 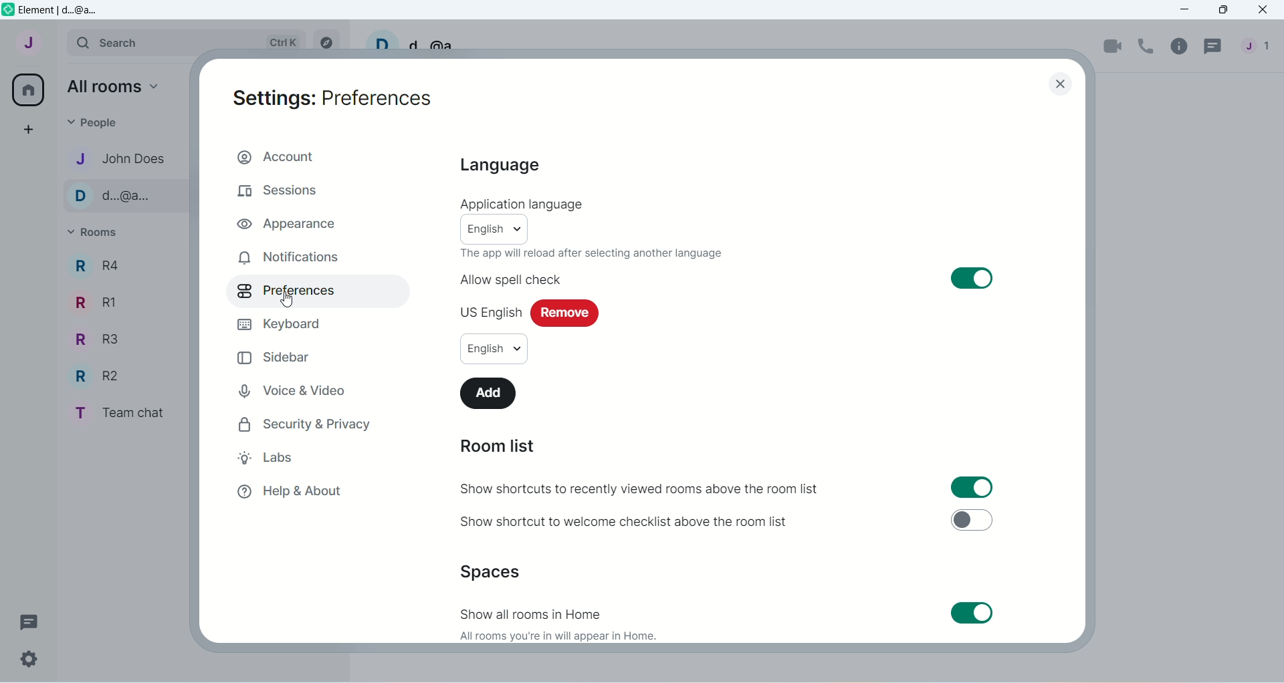 I want to click on Language, so click(x=506, y=166).